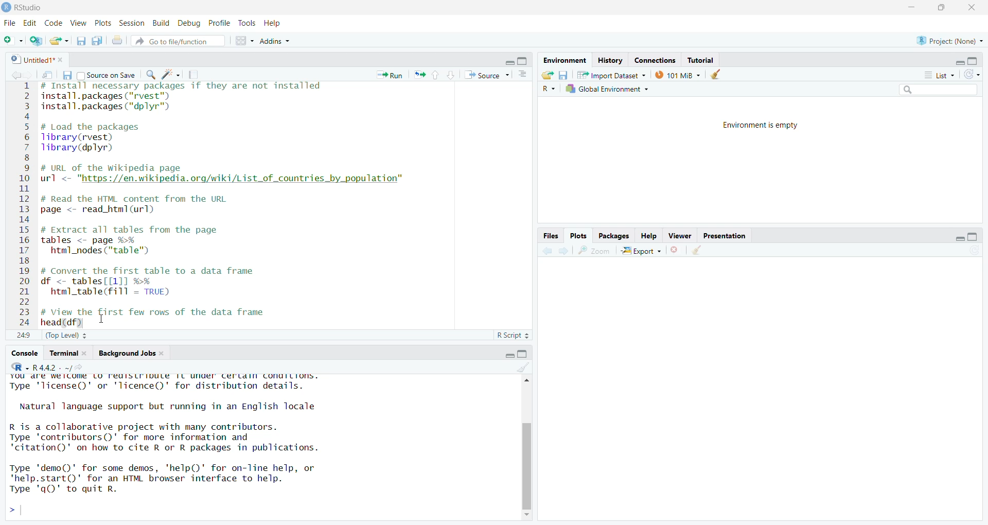 Image resolution: width=988 pixels, height=525 pixels. What do you see at coordinates (17, 75) in the screenshot?
I see `back` at bounding box center [17, 75].